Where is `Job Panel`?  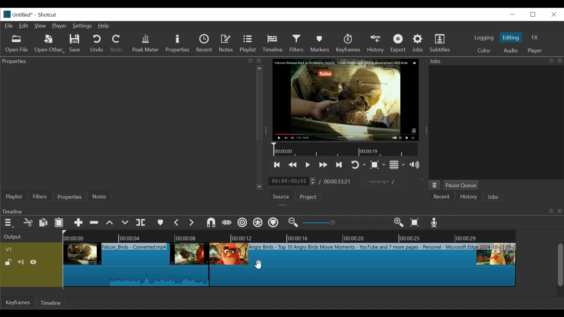 Job Panel is located at coordinates (496, 123).